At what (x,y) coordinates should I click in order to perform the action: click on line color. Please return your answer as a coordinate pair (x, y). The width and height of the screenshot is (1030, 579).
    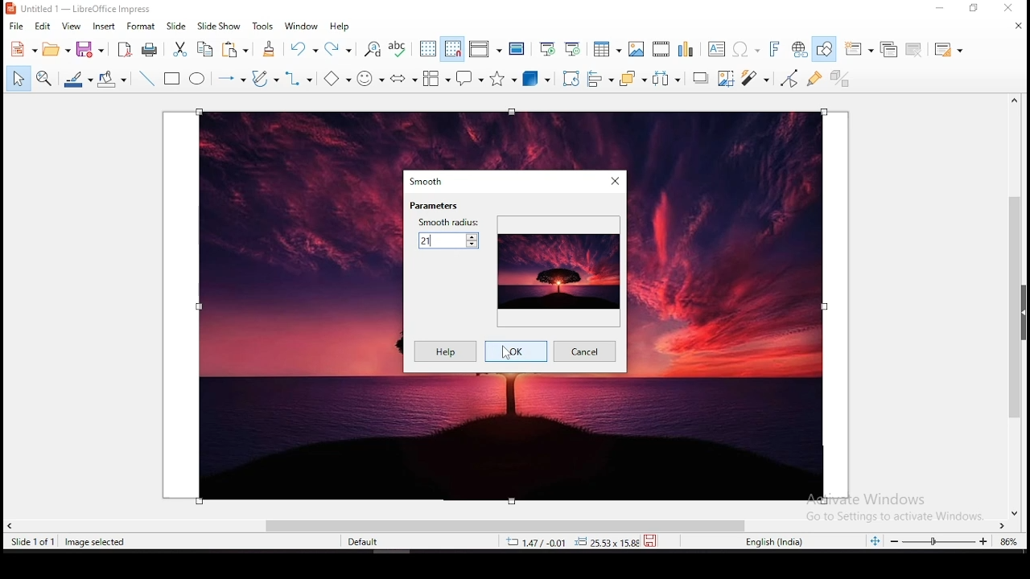
    Looking at the image, I should click on (78, 78).